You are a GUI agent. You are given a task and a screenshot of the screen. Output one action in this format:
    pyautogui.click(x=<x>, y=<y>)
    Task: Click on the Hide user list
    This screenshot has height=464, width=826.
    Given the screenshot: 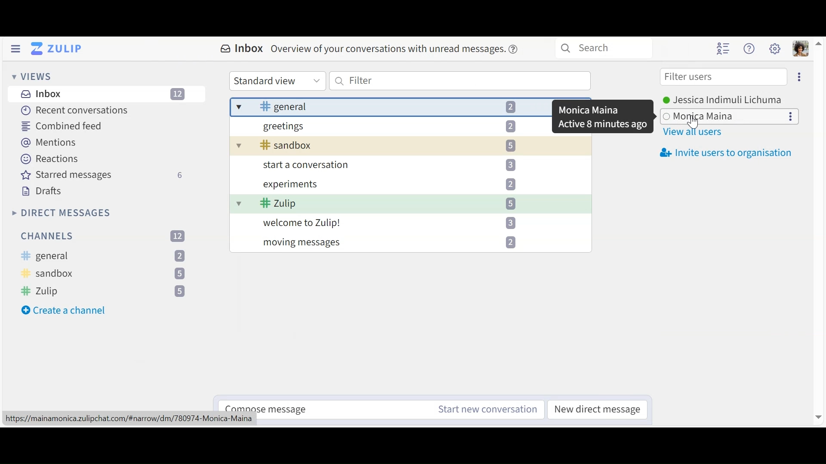 What is the action you would take?
    pyautogui.click(x=724, y=48)
    